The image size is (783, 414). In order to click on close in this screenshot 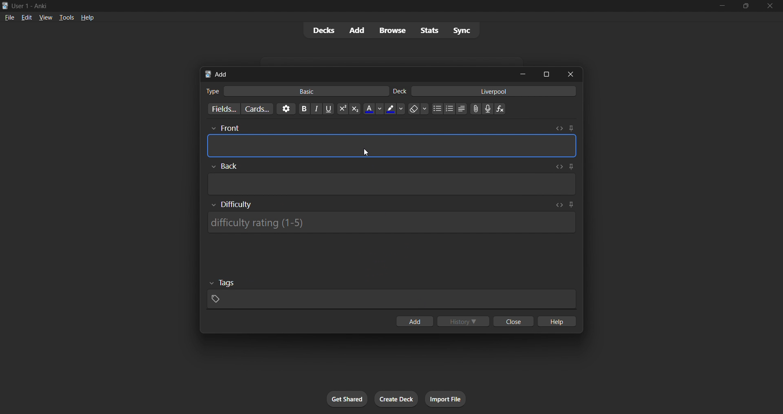, I will do `click(513, 321)`.